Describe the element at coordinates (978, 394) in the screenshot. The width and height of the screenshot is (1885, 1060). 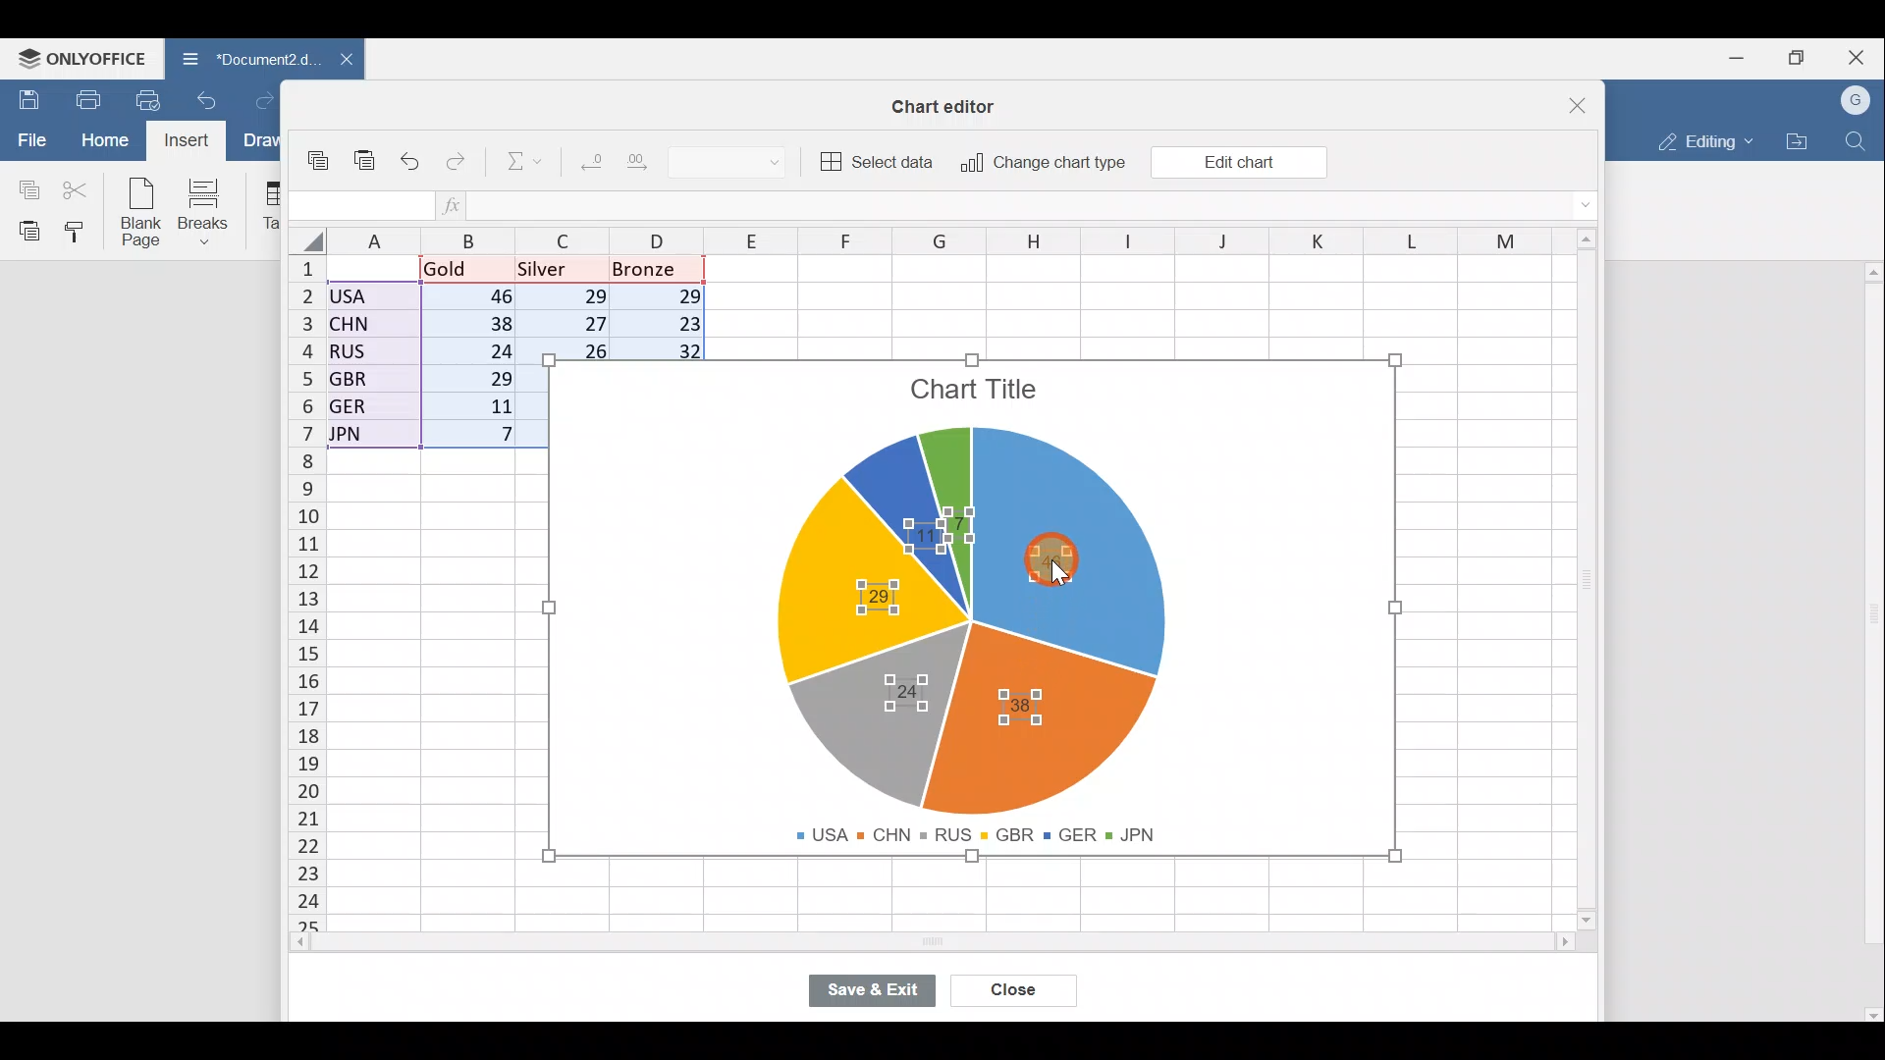
I see `Chart title` at that location.